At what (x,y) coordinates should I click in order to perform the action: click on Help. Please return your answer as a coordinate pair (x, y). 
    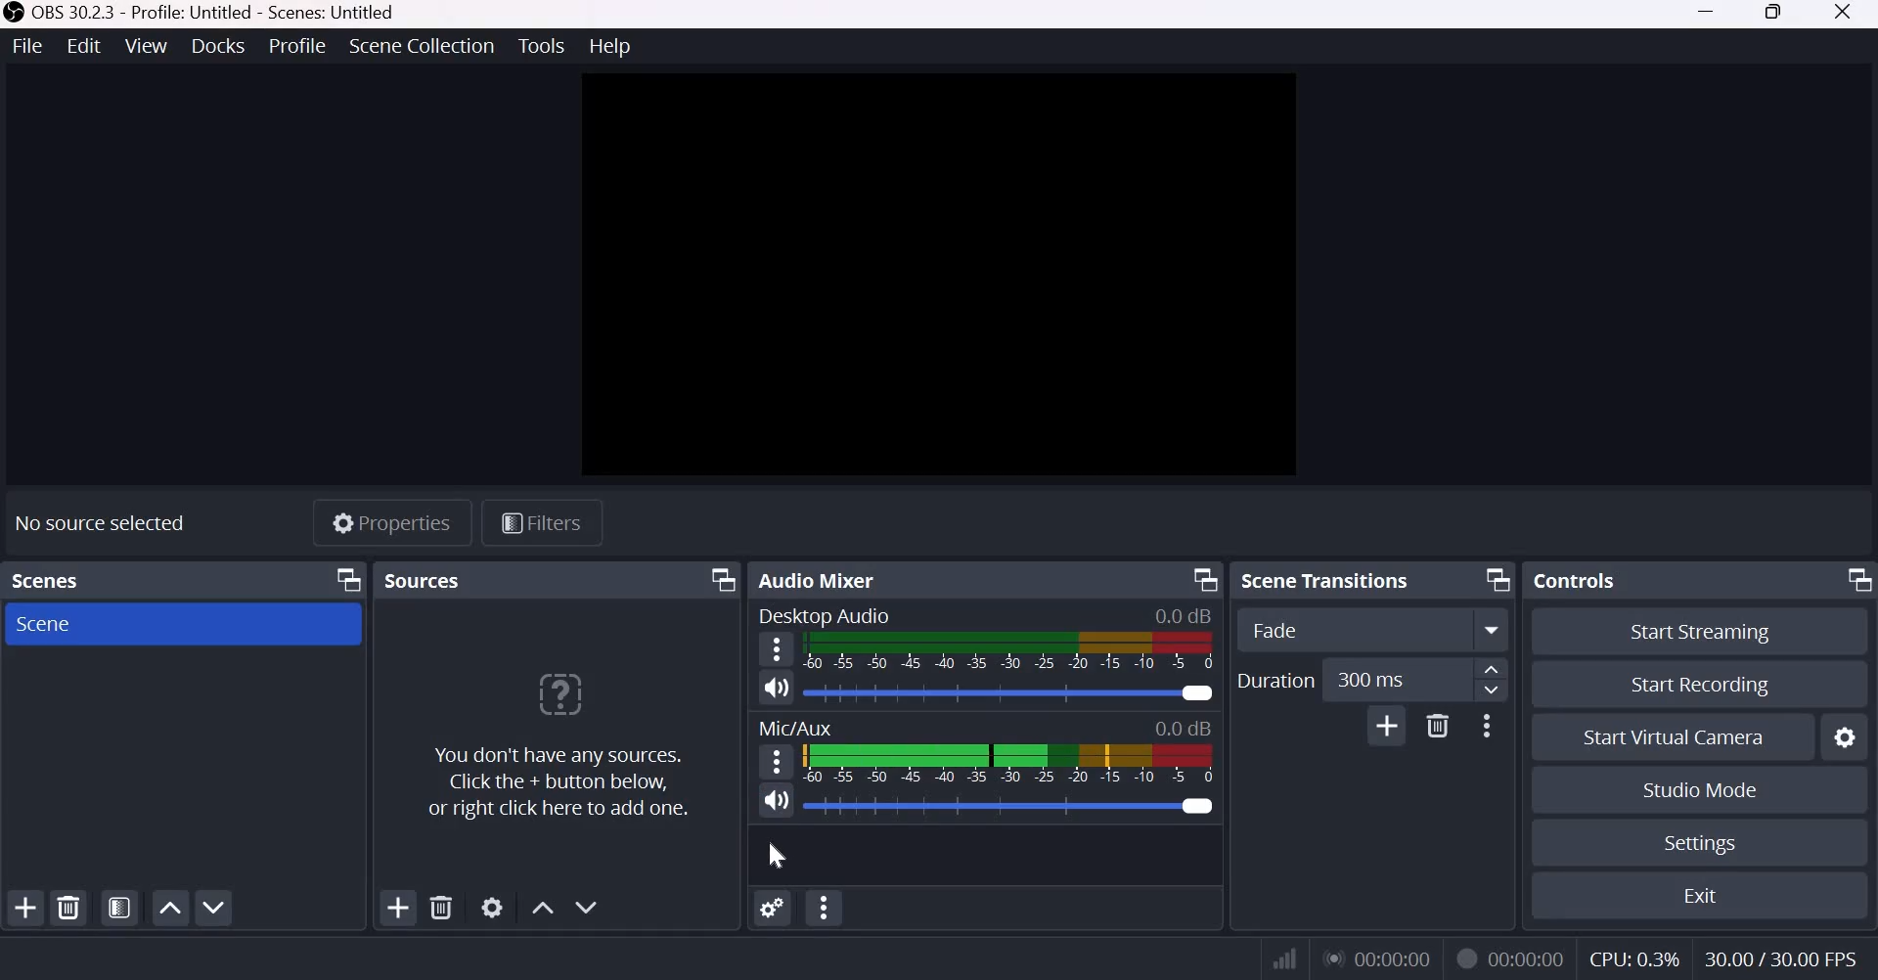
    Looking at the image, I should click on (612, 45).